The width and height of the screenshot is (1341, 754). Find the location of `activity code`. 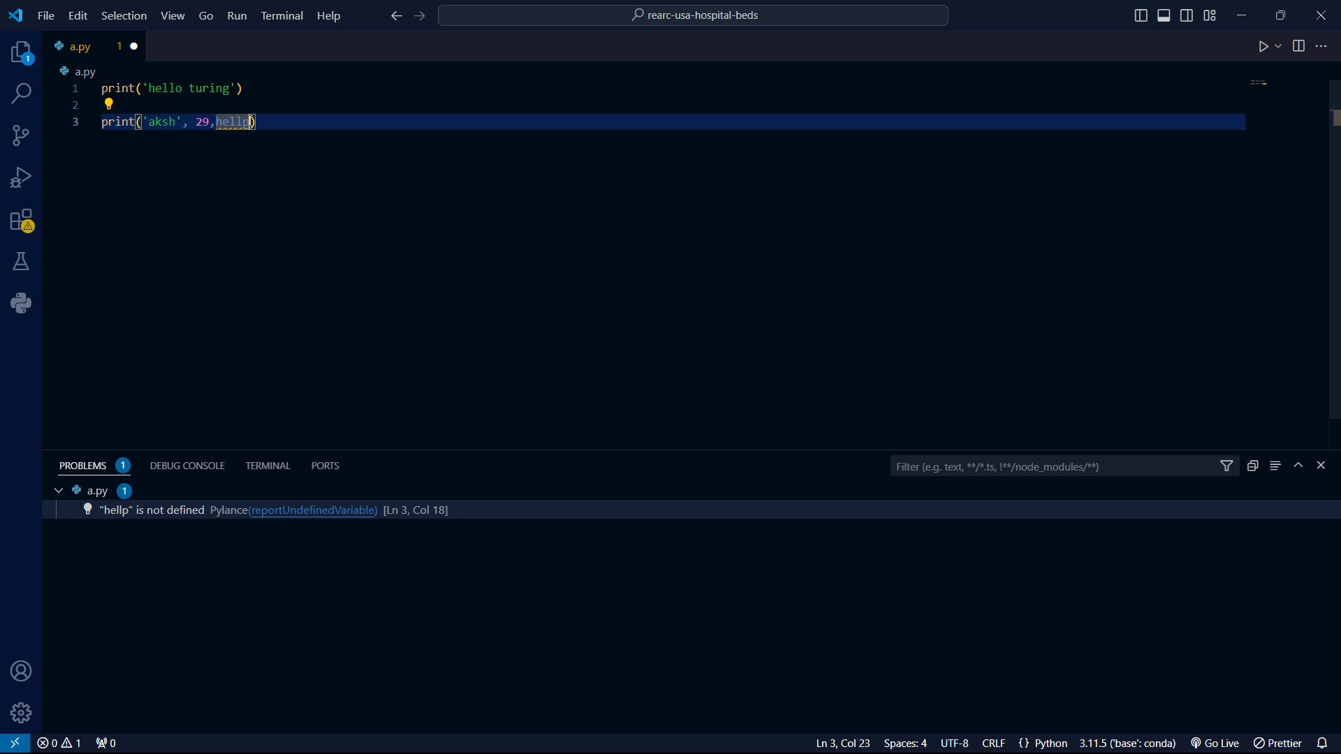

activity code is located at coordinates (149, 510).